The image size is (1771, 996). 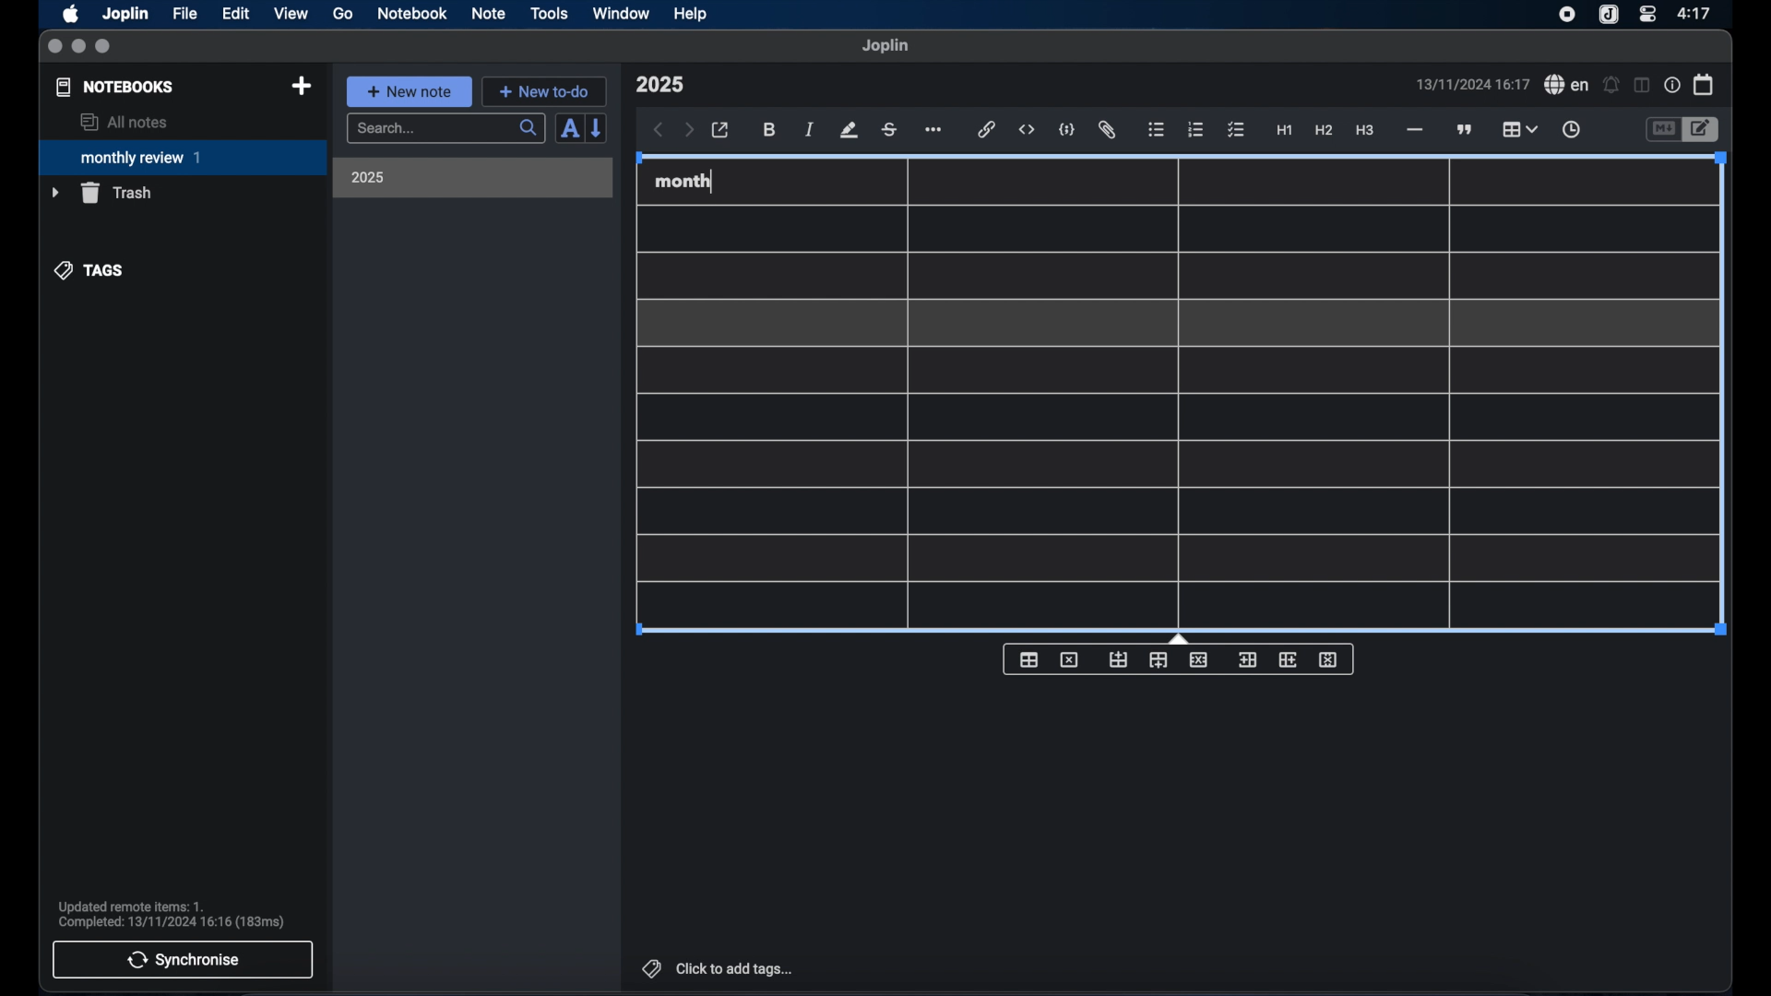 What do you see at coordinates (1236, 131) in the screenshot?
I see `check  list` at bounding box center [1236, 131].